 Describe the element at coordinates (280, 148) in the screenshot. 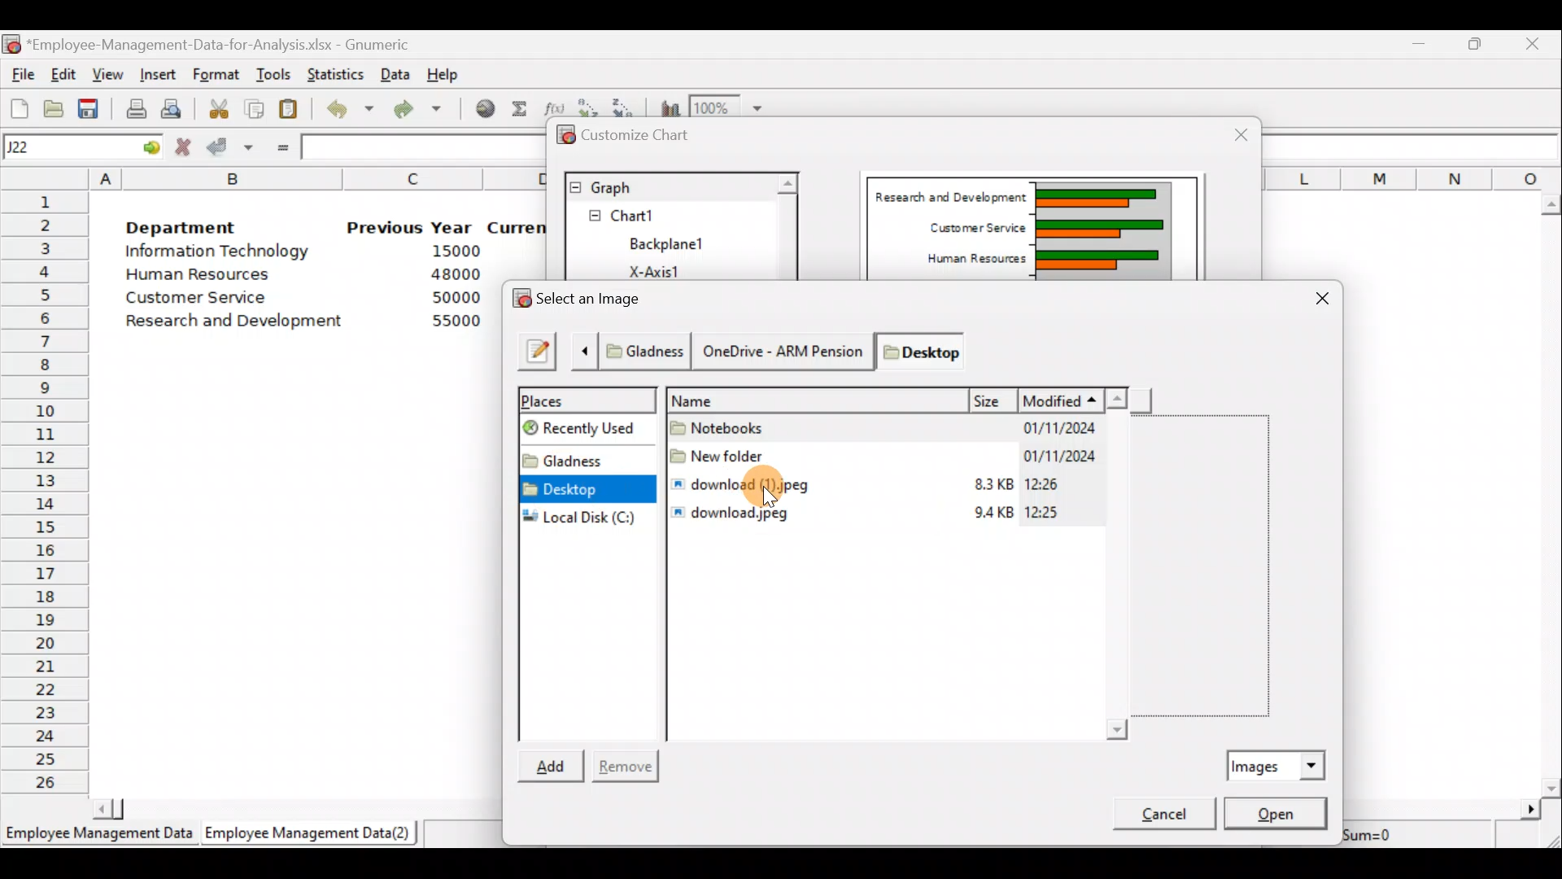

I see `Enter formula` at that location.